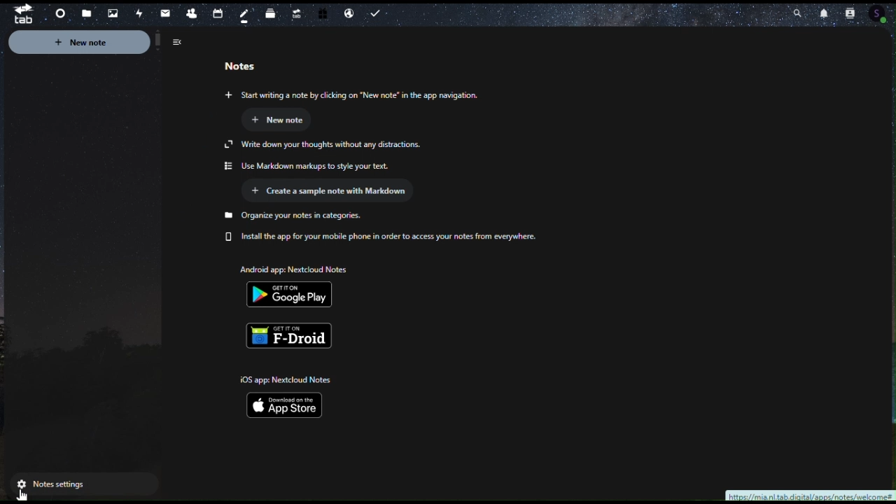 The image size is (896, 504). Describe the element at coordinates (408, 95) in the screenshot. I see `Start writing note` at that location.